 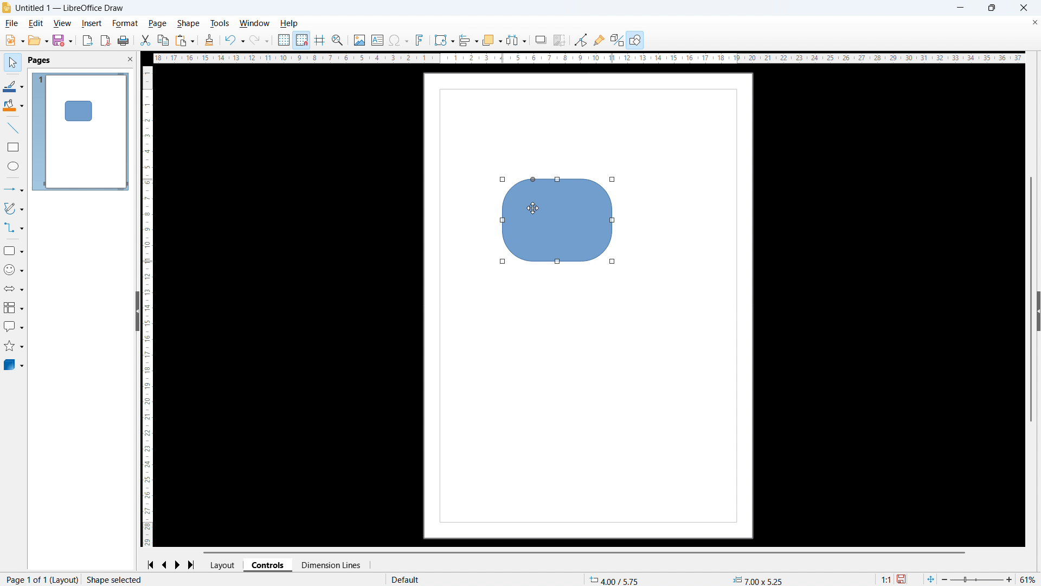 What do you see at coordinates (557, 224) in the screenshot?
I see `Shape curvature changed ` at bounding box center [557, 224].